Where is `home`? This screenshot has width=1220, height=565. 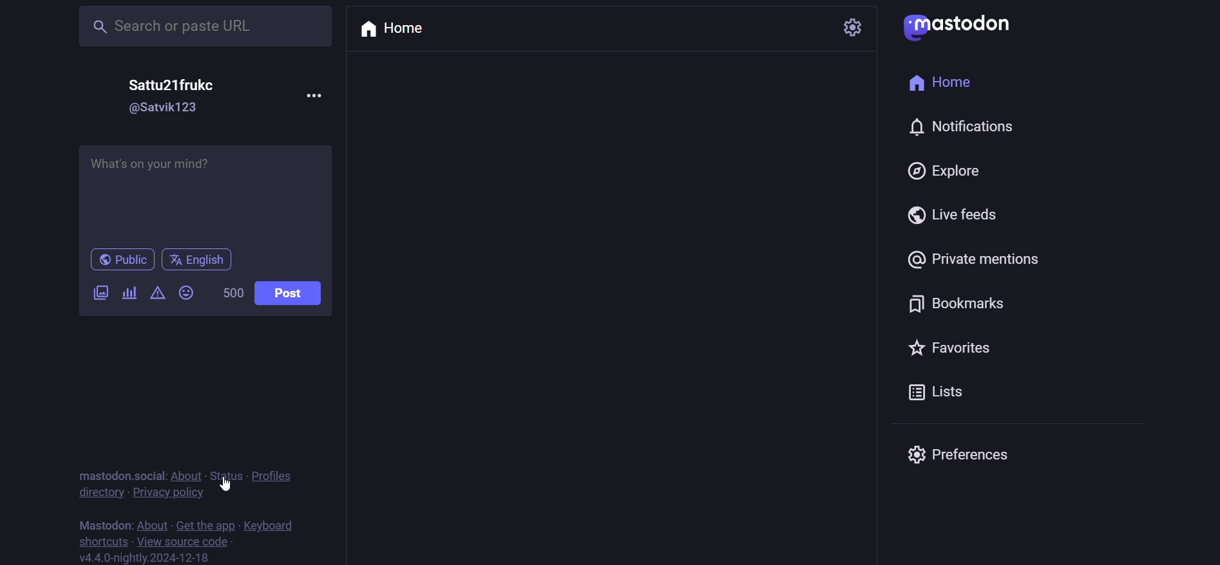
home is located at coordinates (396, 30).